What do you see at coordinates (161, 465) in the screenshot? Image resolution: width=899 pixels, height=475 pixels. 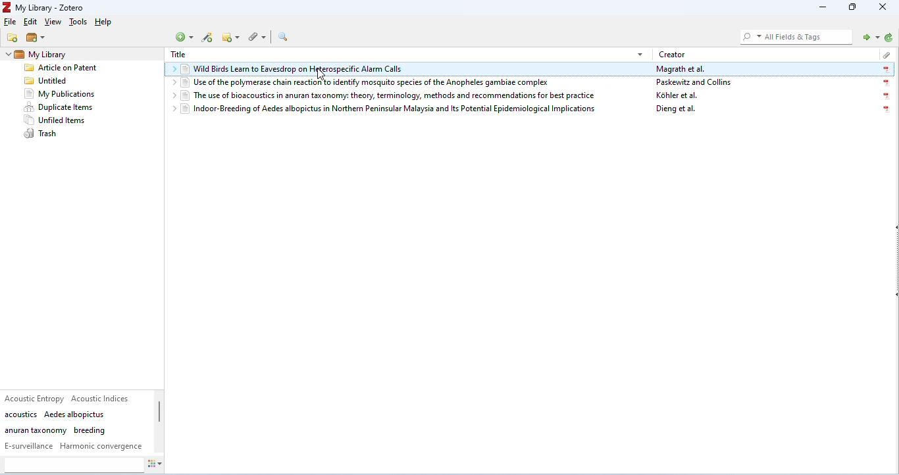 I see `actions` at bounding box center [161, 465].